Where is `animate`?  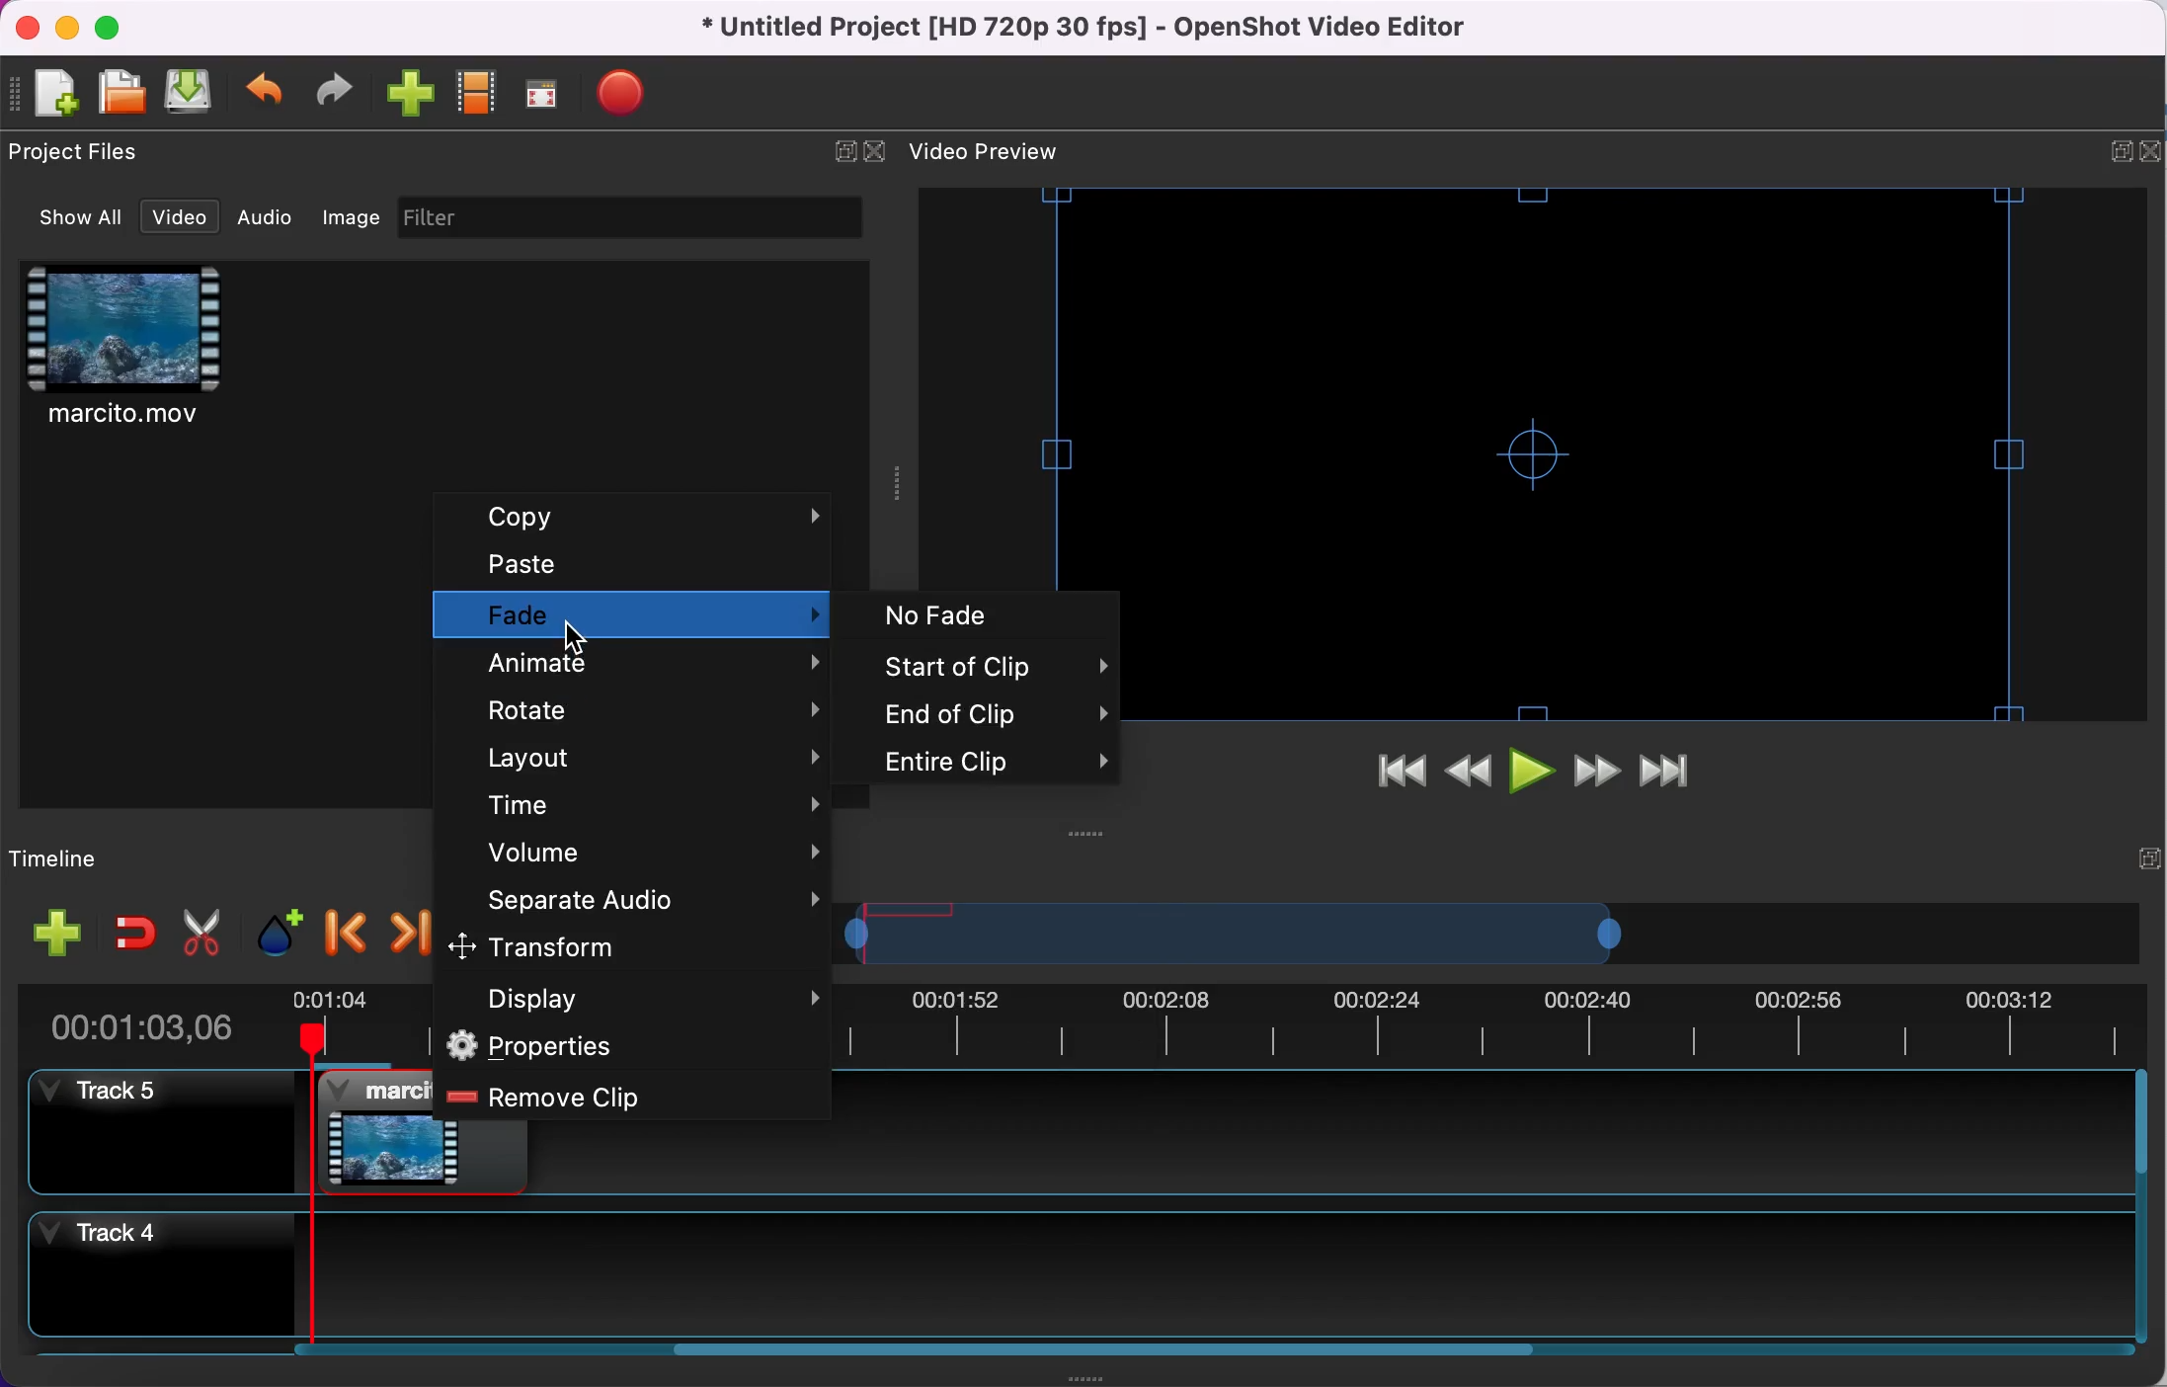
animate is located at coordinates (646, 668).